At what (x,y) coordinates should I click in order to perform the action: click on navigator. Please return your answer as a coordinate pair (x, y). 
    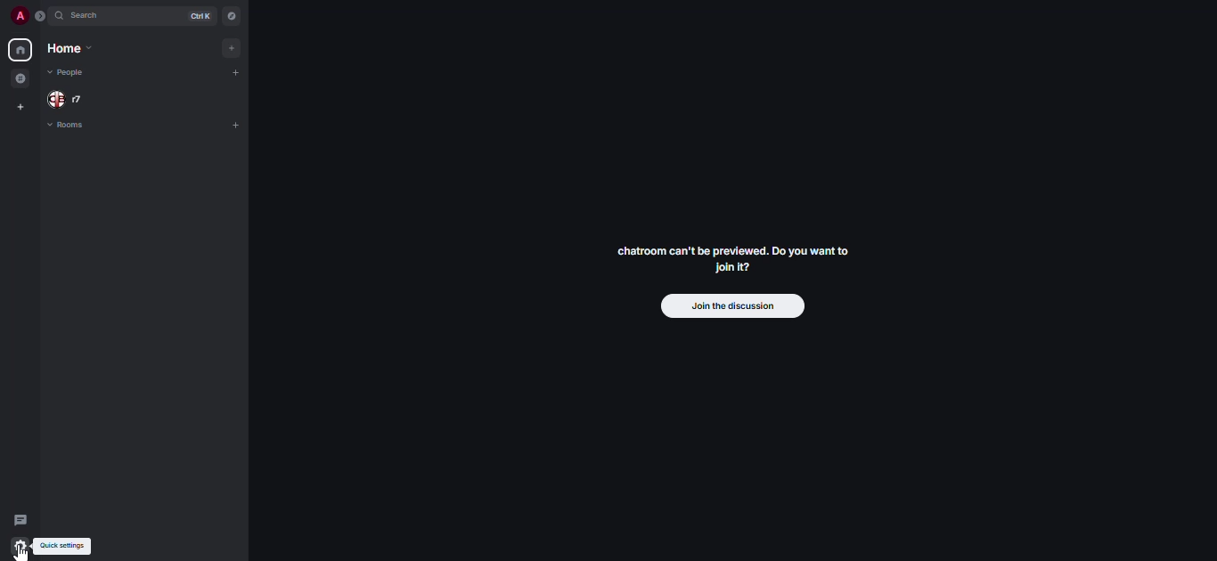
    Looking at the image, I should click on (233, 14).